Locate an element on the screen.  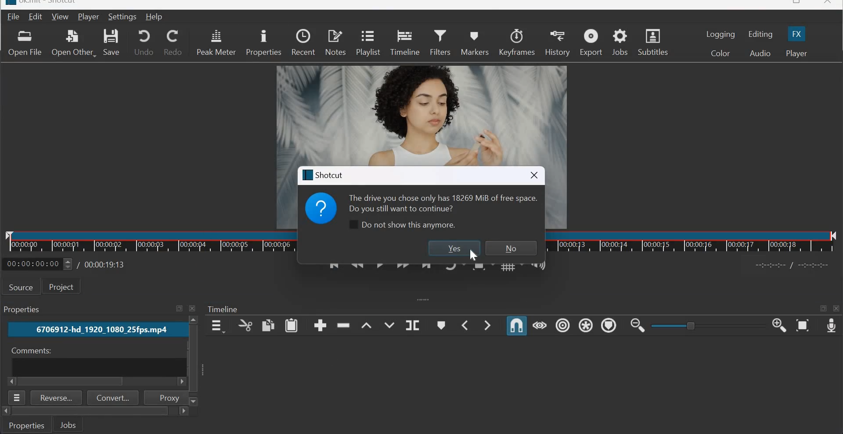
Total duration is located at coordinates (106, 264).